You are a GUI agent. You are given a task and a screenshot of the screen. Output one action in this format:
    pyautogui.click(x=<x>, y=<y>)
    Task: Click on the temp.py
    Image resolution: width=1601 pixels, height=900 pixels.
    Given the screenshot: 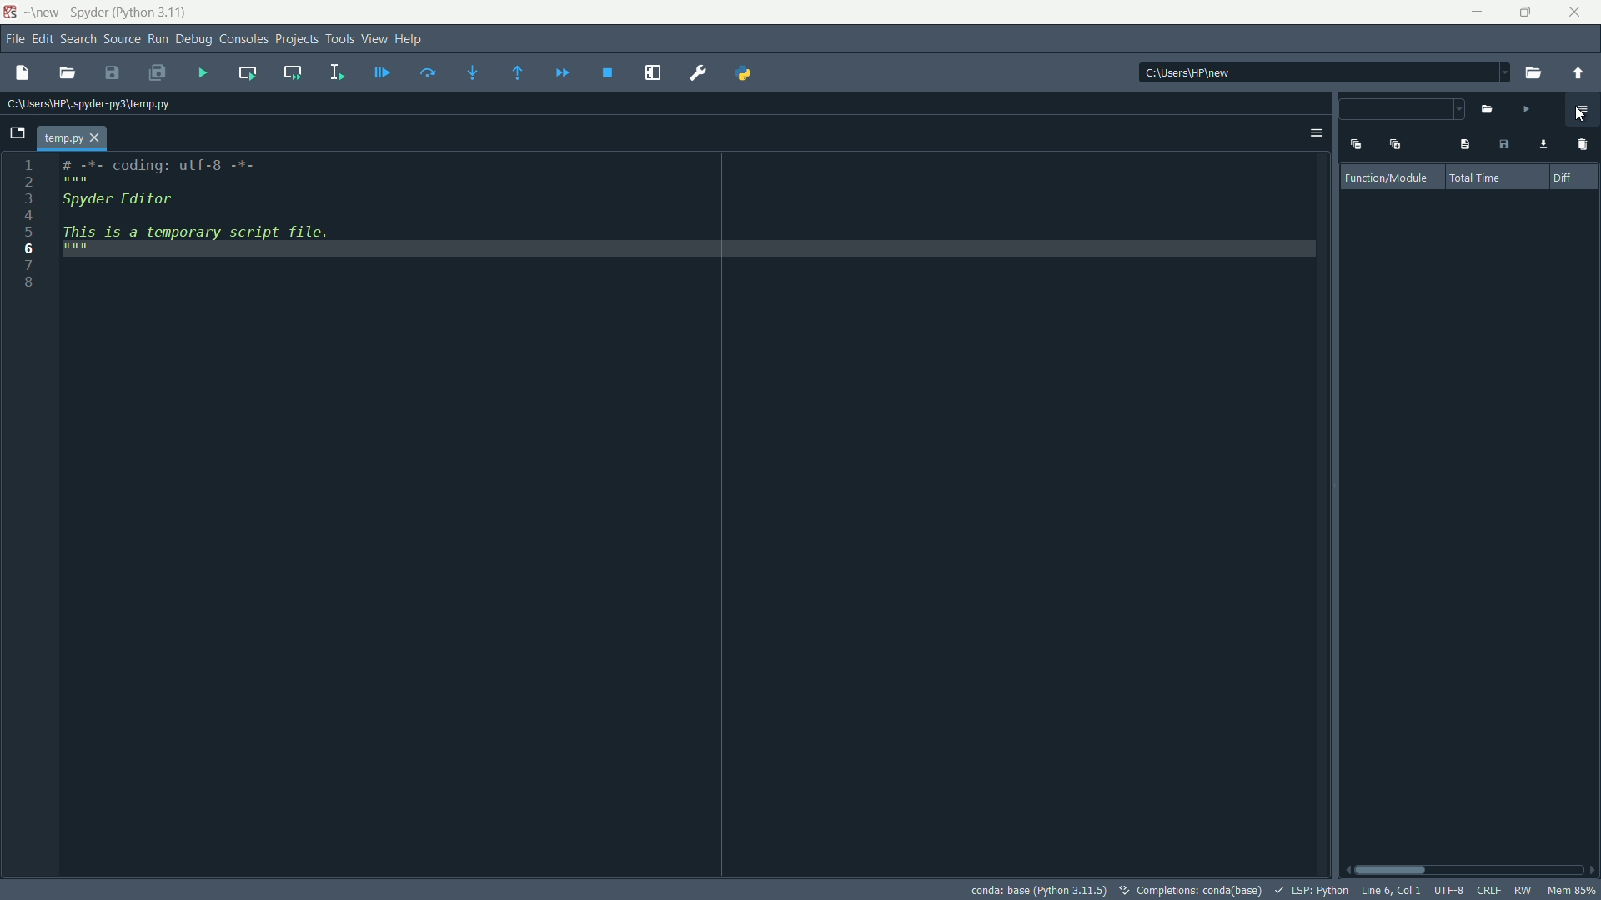 What is the action you would take?
    pyautogui.click(x=73, y=138)
    